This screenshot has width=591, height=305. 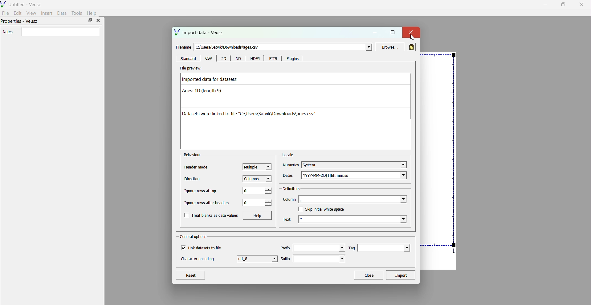 What do you see at coordinates (384, 248) in the screenshot?
I see `Tag field` at bounding box center [384, 248].